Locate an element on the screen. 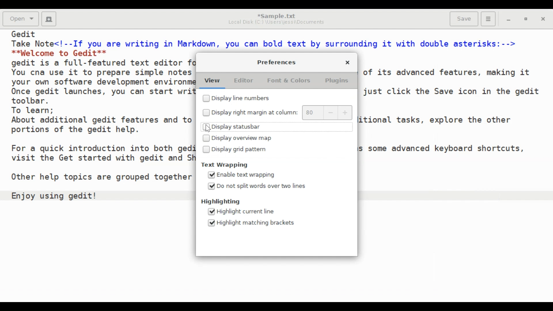 The image size is (553, 311). Plugins is located at coordinates (337, 80).